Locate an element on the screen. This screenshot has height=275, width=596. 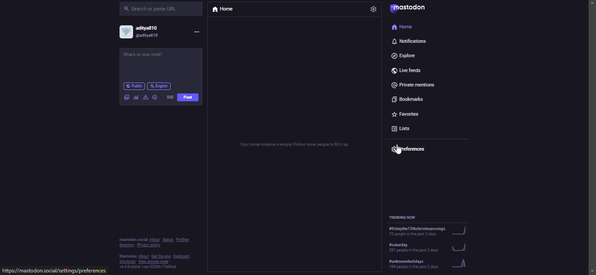
advanced is located at coordinates (146, 96).